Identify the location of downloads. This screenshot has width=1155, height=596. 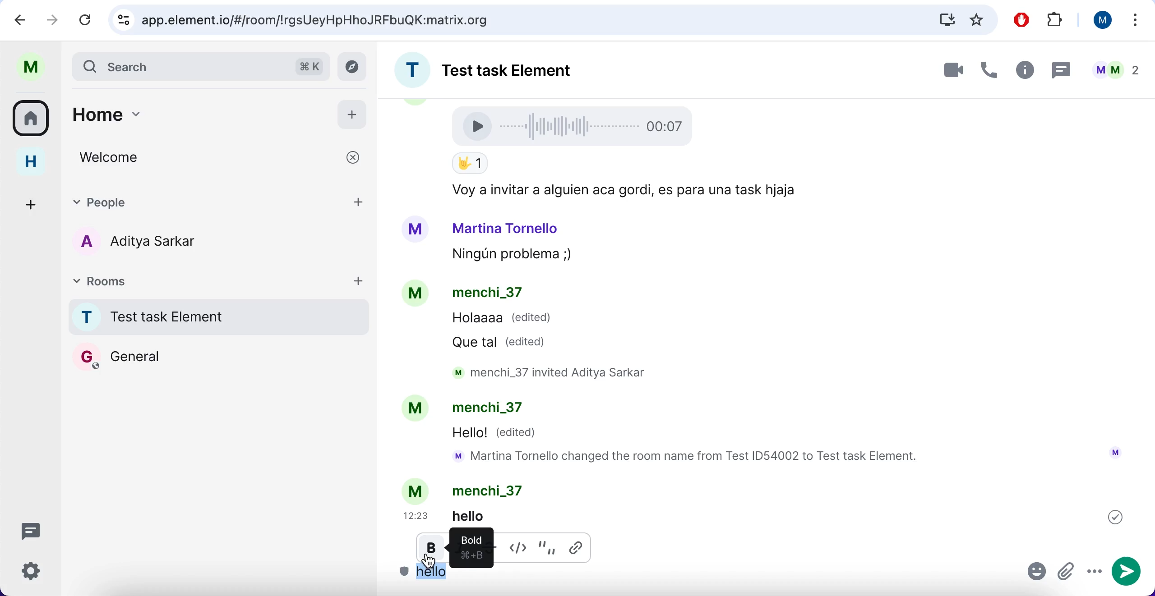
(946, 19).